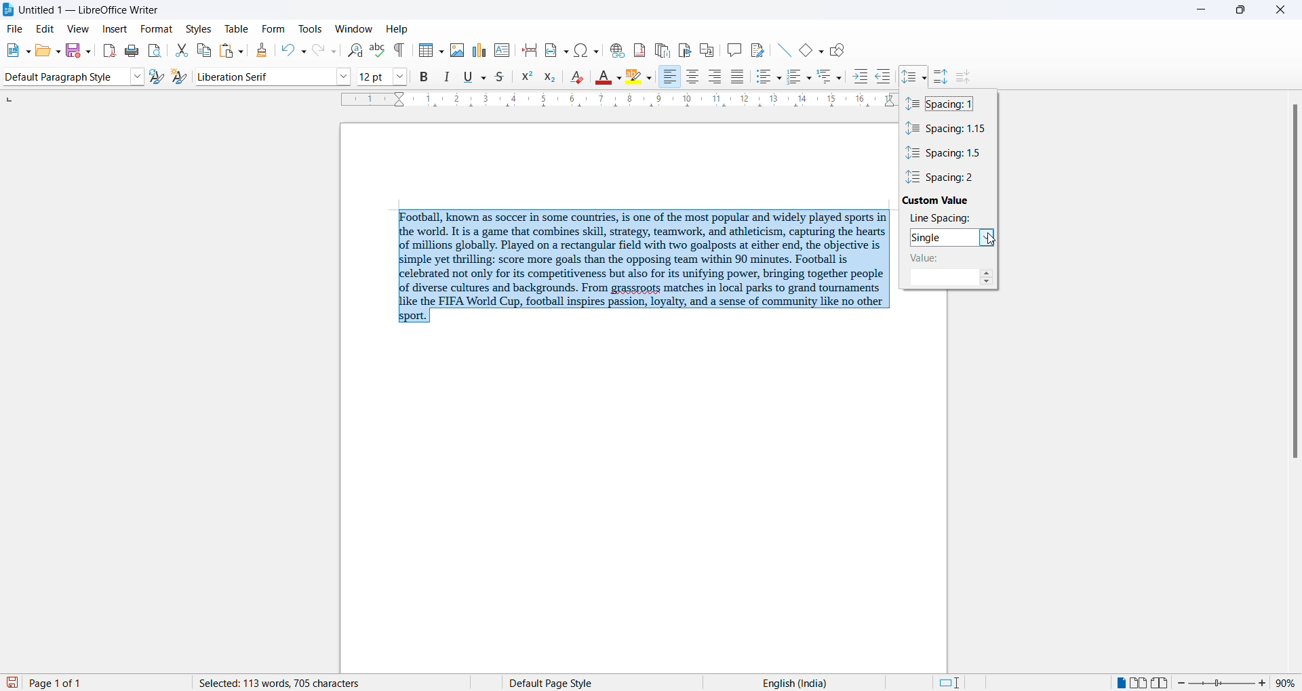 The image size is (1302, 691). I want to click on toggle unordered list, so click(763, 79).